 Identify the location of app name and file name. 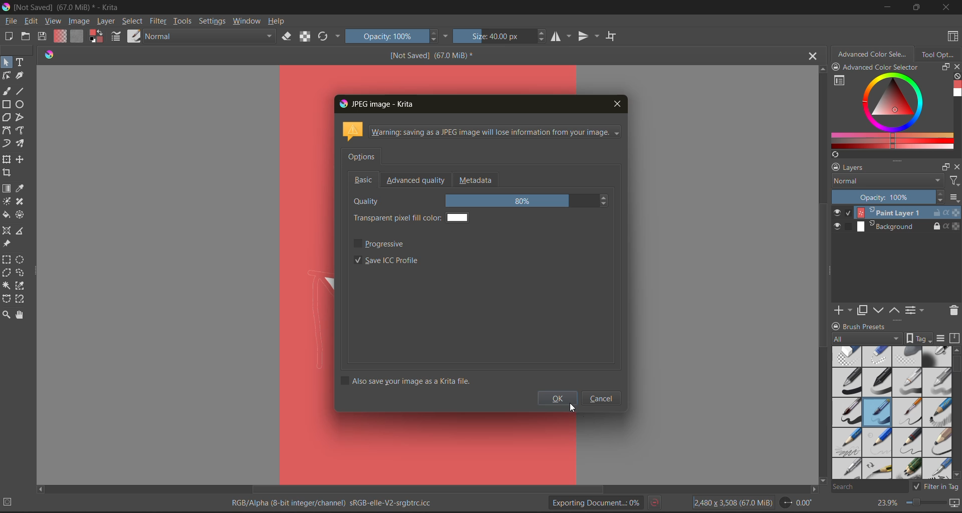
(69, 6).